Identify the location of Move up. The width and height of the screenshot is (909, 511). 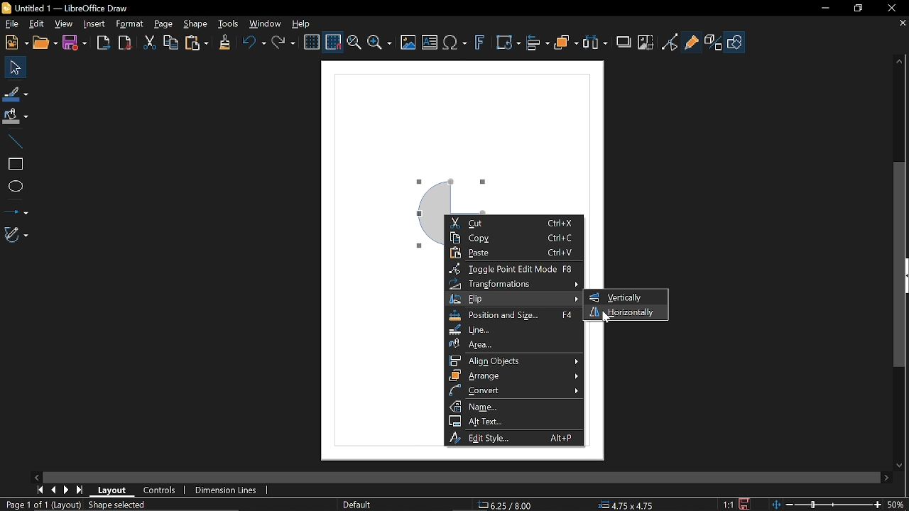
(903, 61).